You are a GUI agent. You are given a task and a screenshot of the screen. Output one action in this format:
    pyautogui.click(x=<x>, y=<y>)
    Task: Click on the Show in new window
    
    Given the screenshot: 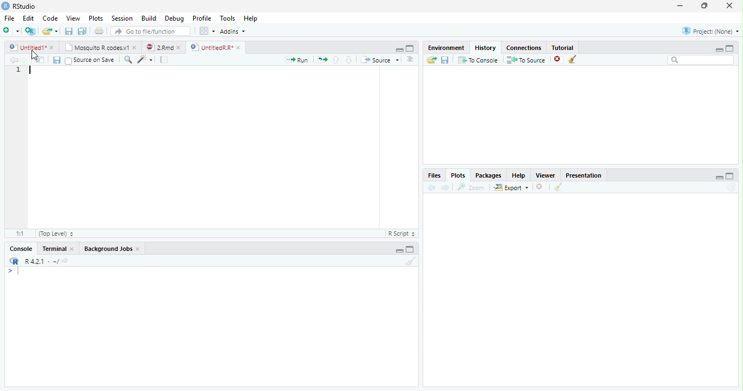 What is the action you would take?
    pyautogui.click(x=40, y=59)
    